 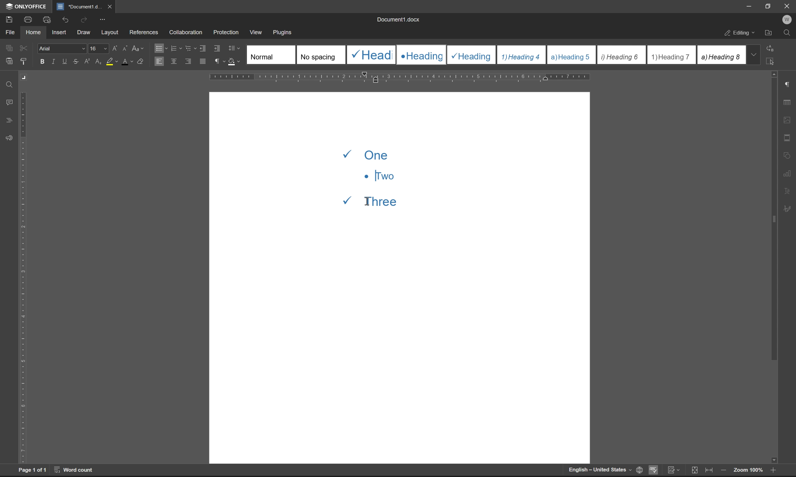 What do you see at coordinates (787, 33) in the screenshot?
I see `find` at bounding box center [787, 33].